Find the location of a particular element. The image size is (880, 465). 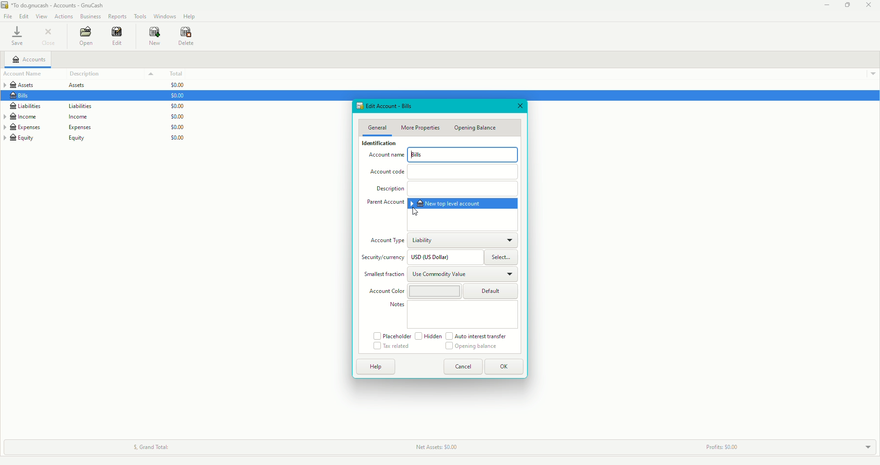

Drop down menu is located at coordinates (870, 72).